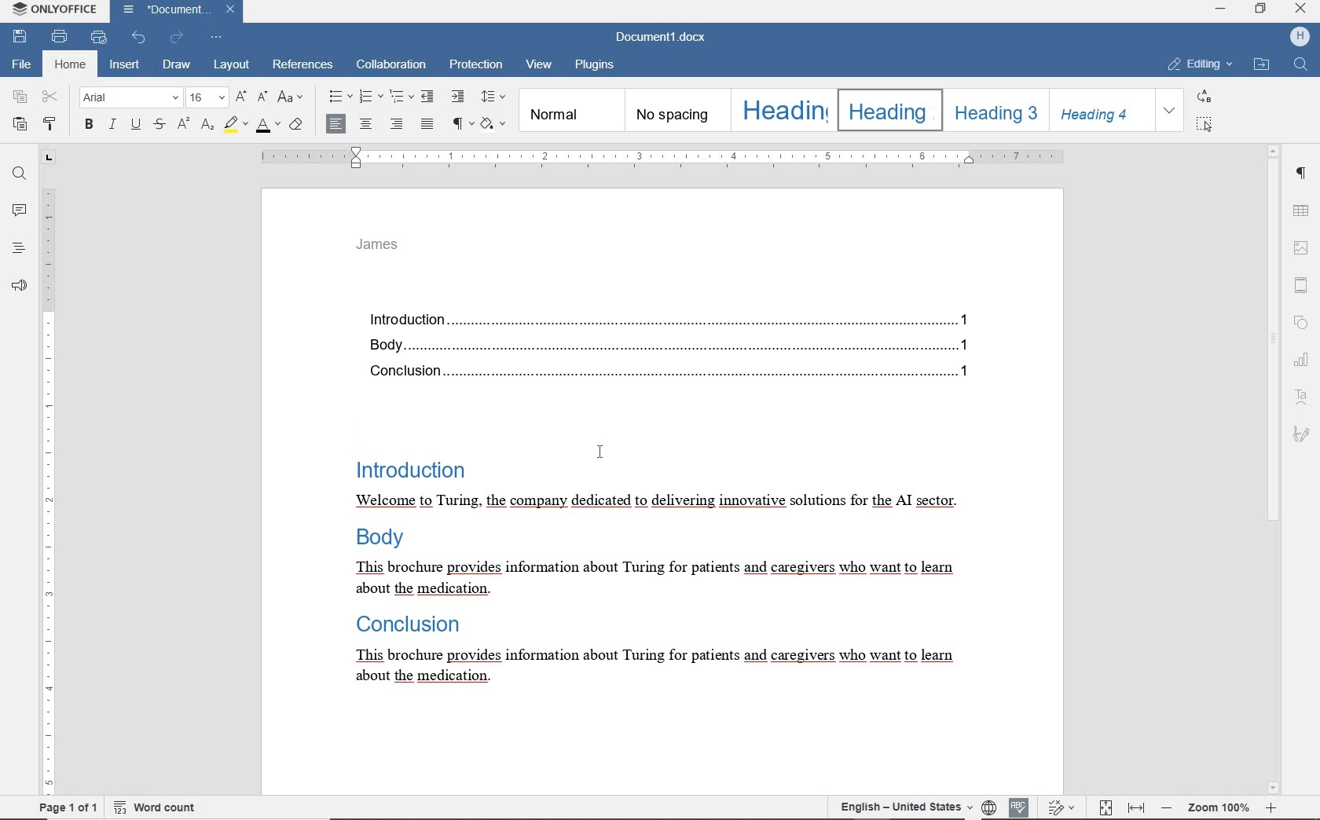  Describe the element at coordinates (1302, 248) in the screenshot. I see `insert image` at that location.